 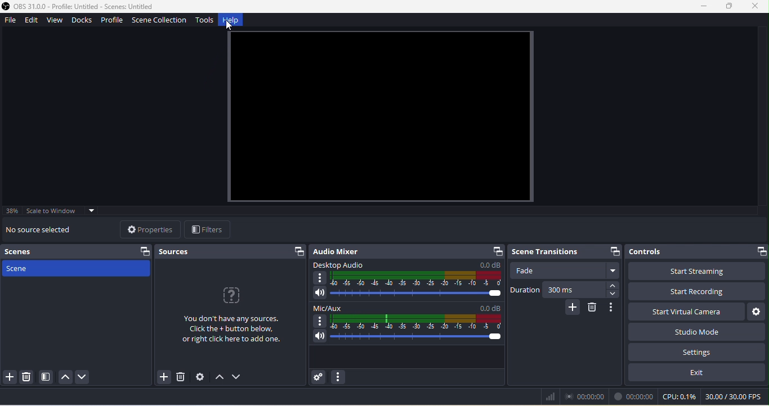 What do you see at coordinates (549, 396) in the screenshot?
I see `bars` at bounding box center [549, 396].